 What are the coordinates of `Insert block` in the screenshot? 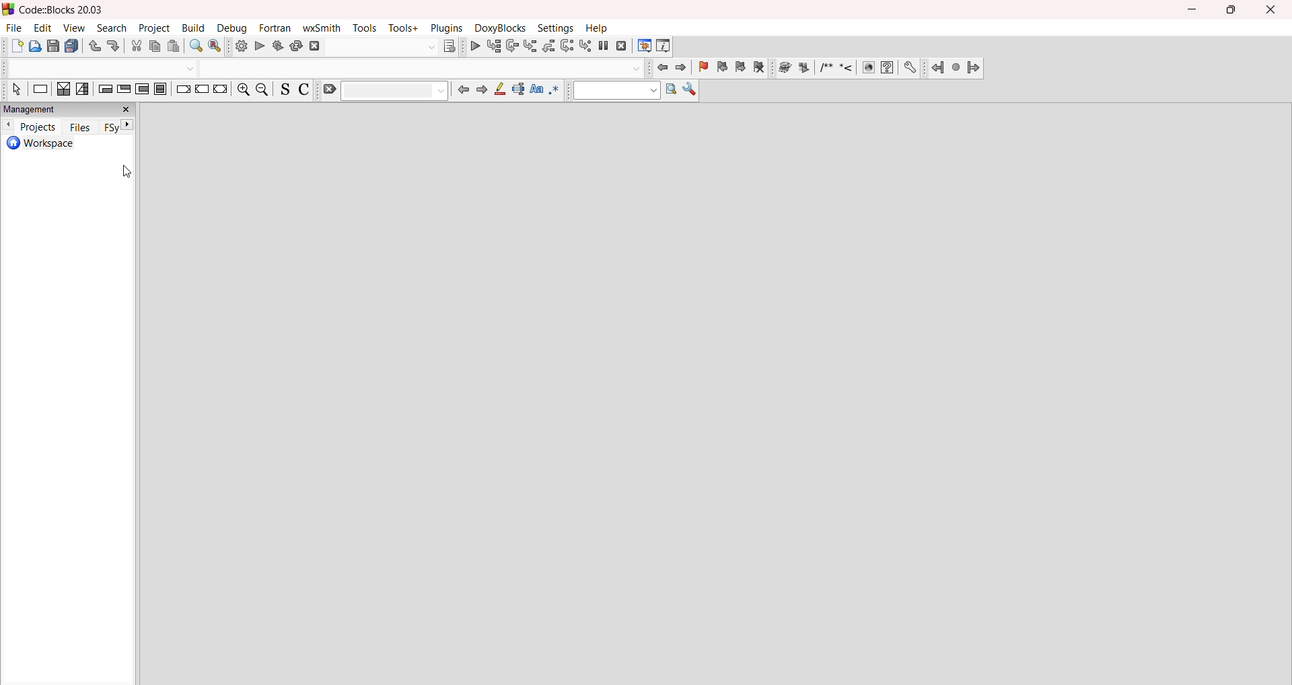 It's located at (825, 67).